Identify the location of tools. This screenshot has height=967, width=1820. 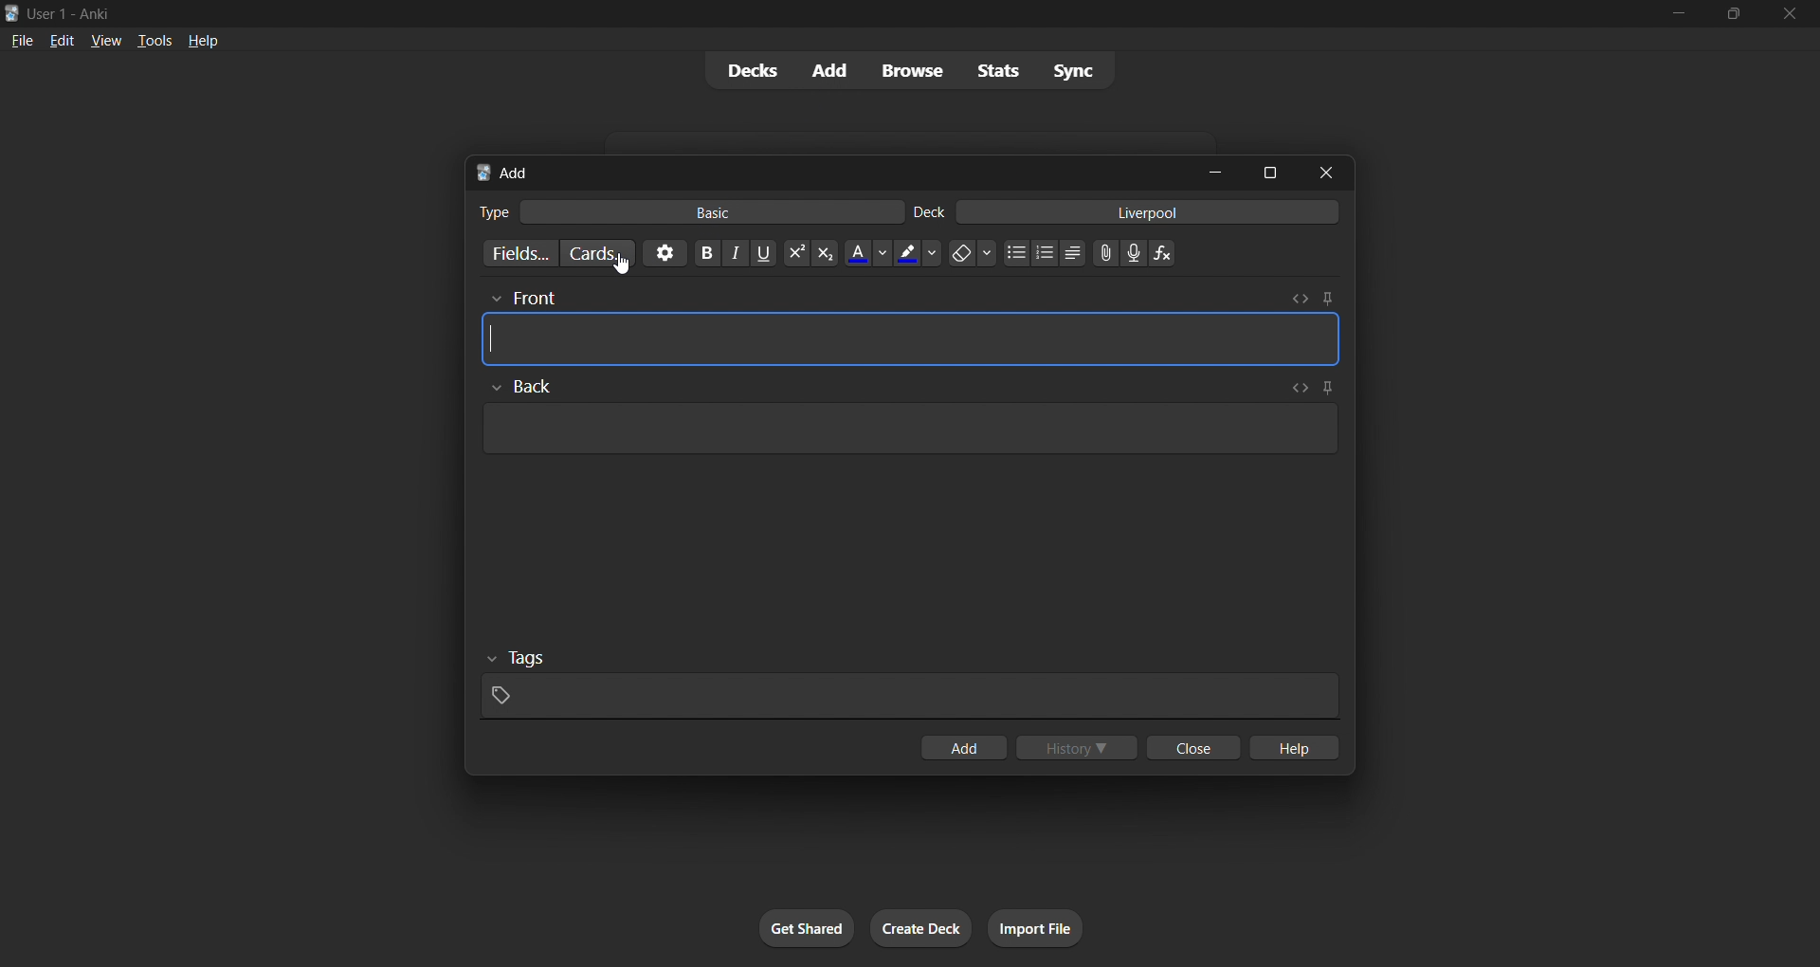
(152, 43).